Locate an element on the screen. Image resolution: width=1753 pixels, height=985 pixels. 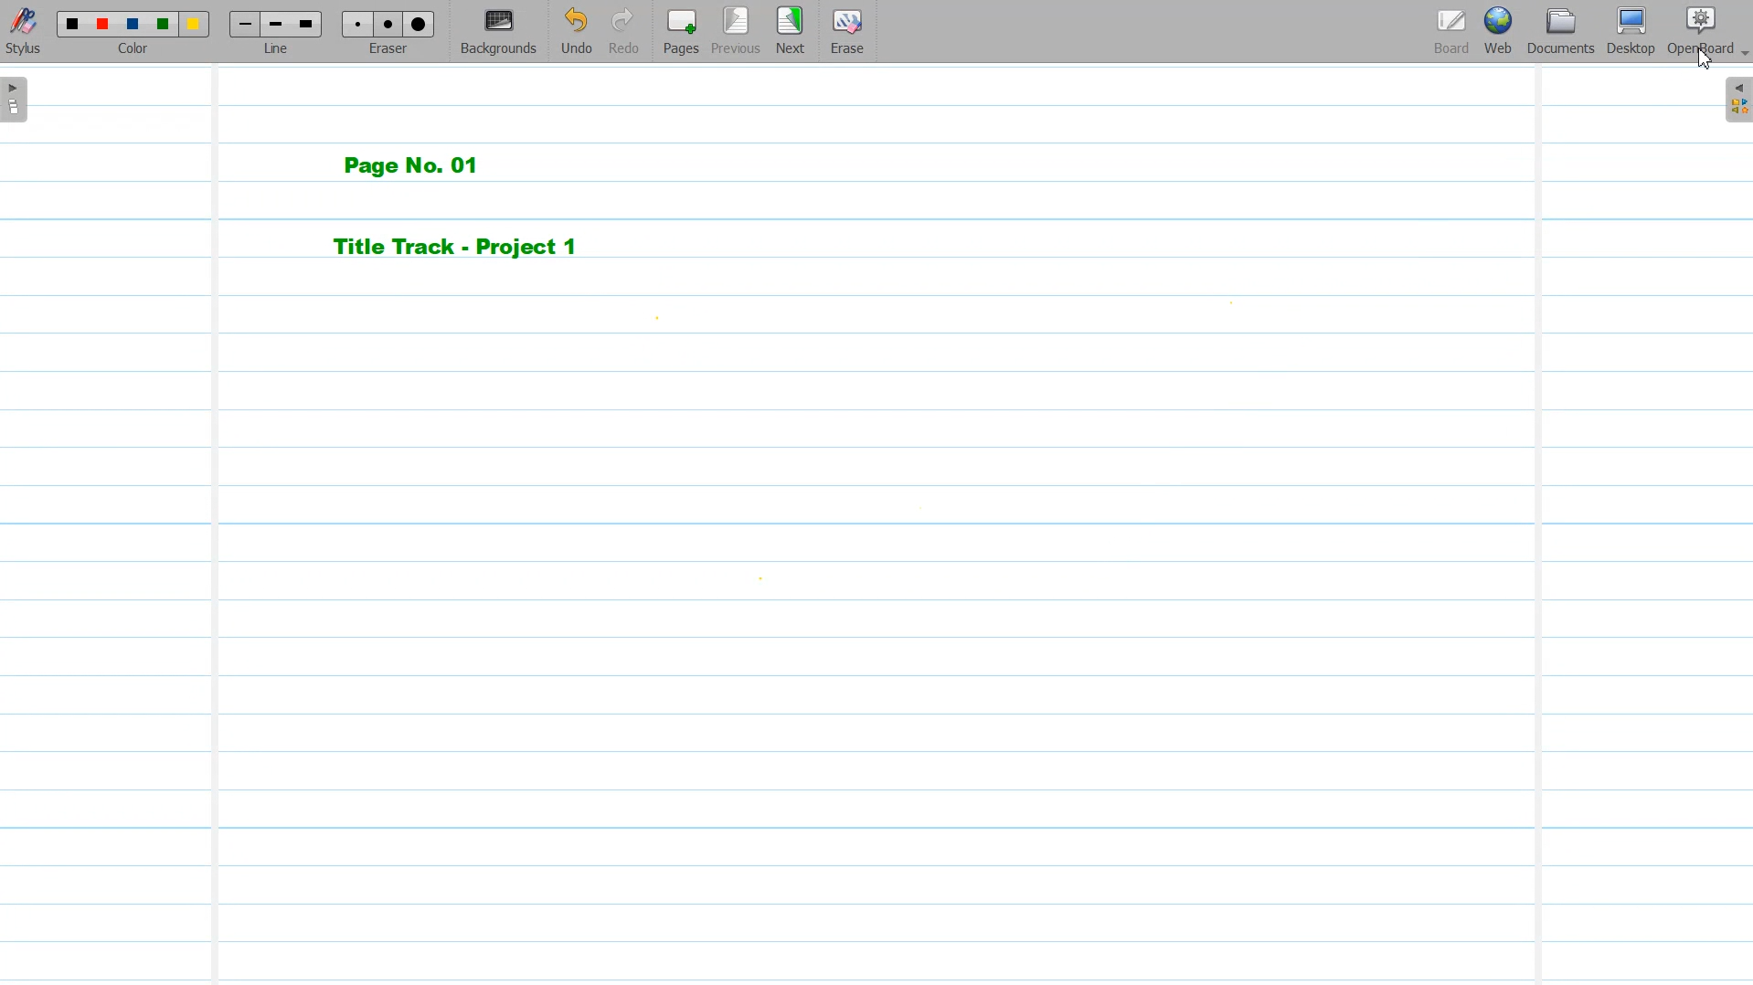
Previous is located at coordinates (737, 31).